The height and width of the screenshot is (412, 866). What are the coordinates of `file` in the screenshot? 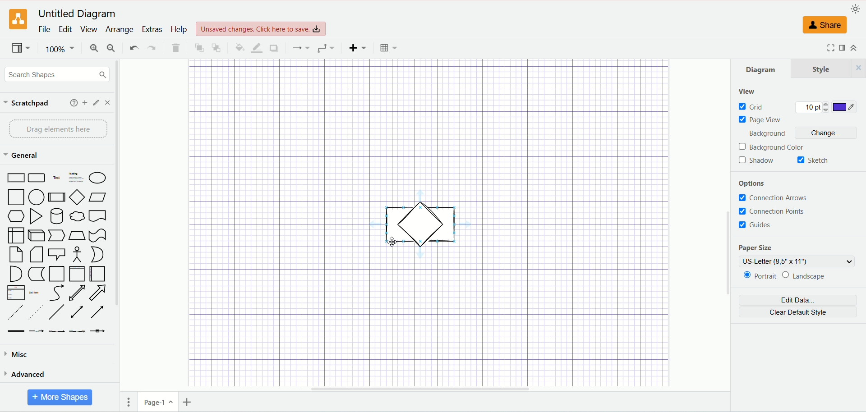 It's located at (43, 29).